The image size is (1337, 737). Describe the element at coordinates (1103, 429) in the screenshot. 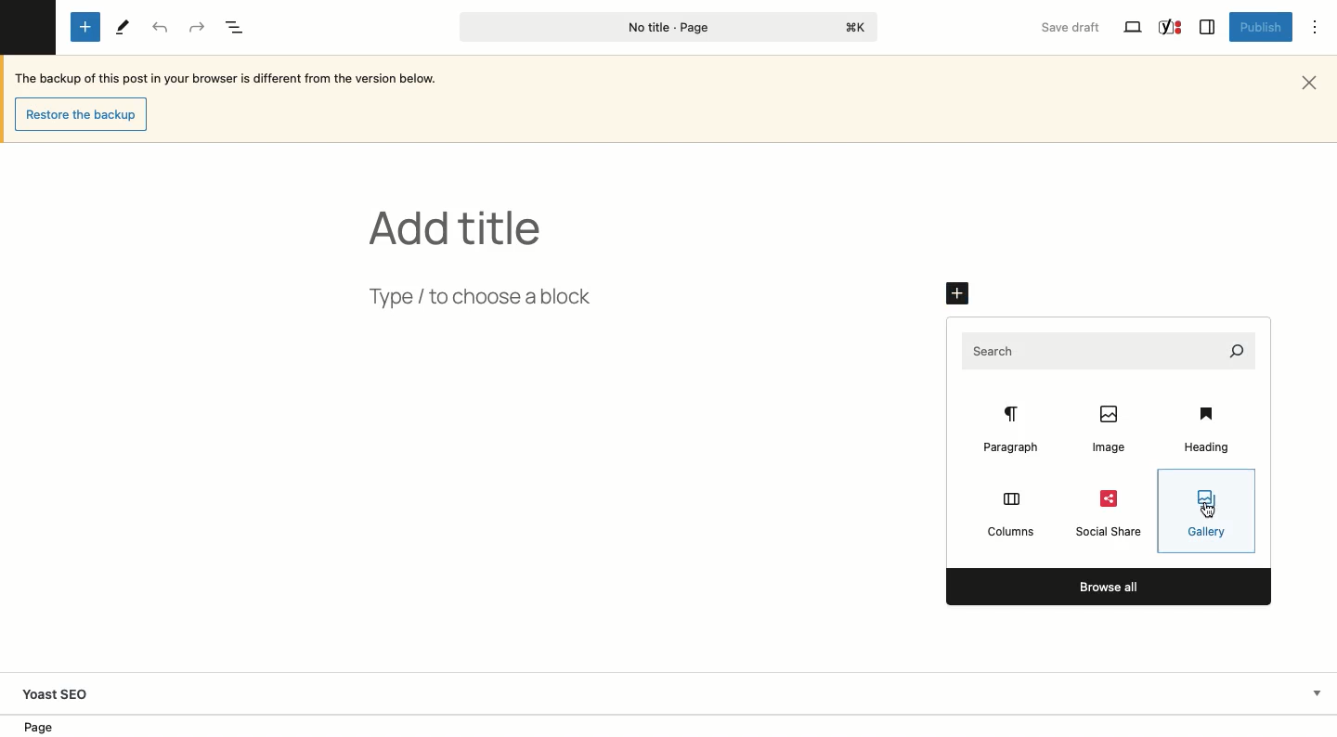

I see `Image` at that location.